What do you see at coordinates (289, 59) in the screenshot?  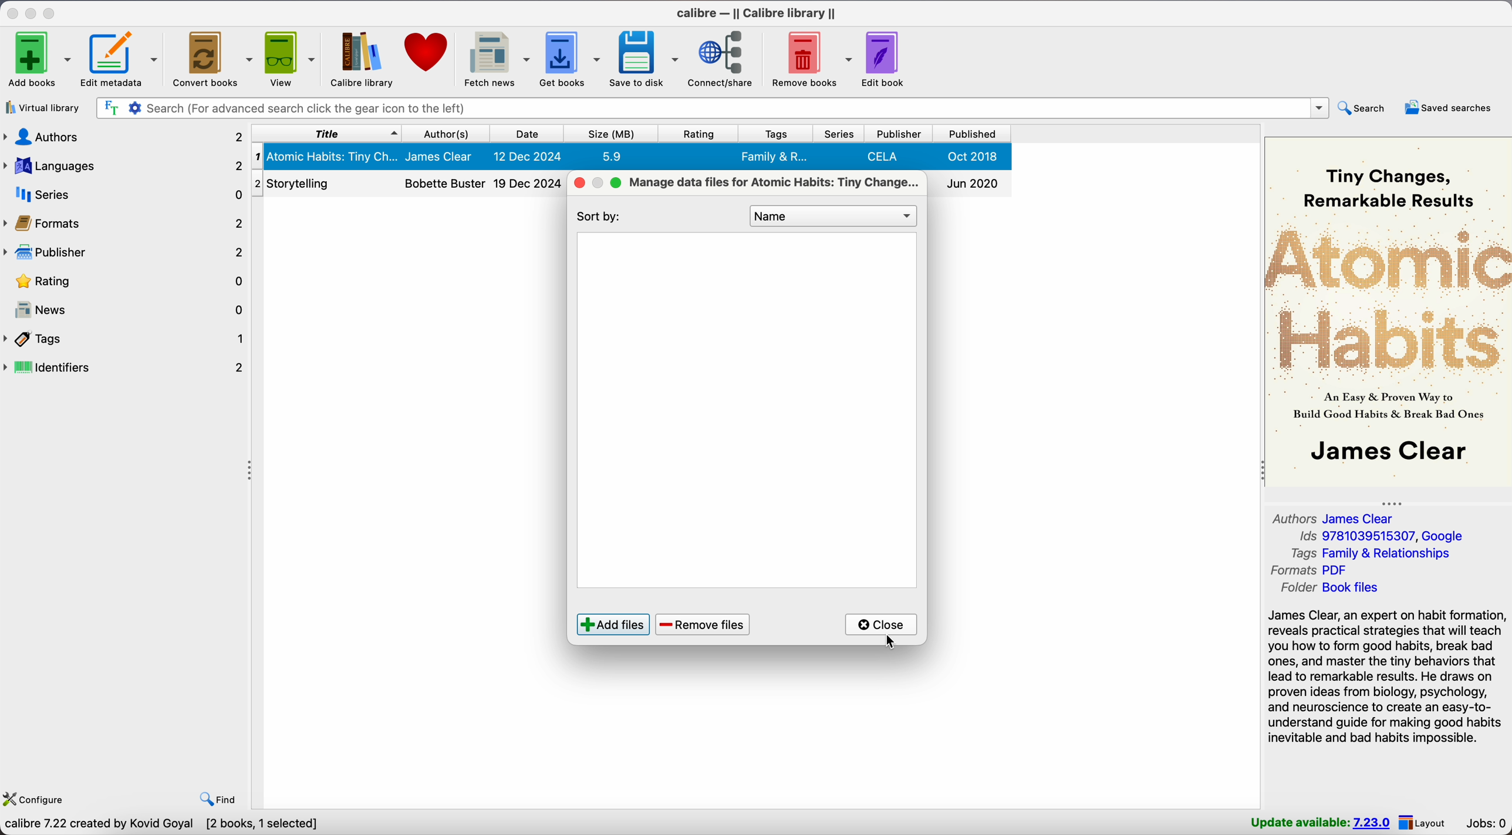 I see `view` at bounding box center [289, 59].